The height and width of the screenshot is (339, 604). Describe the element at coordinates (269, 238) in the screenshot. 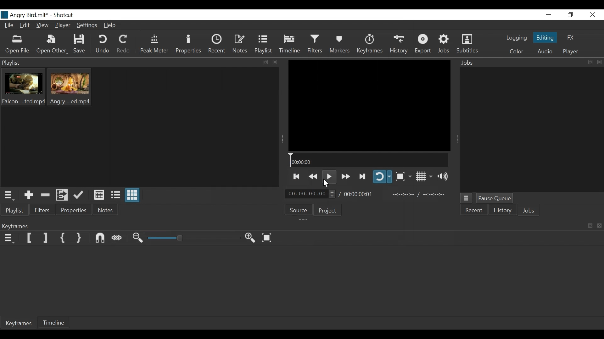

I see `Zoom Keyframe to fit` at that location.